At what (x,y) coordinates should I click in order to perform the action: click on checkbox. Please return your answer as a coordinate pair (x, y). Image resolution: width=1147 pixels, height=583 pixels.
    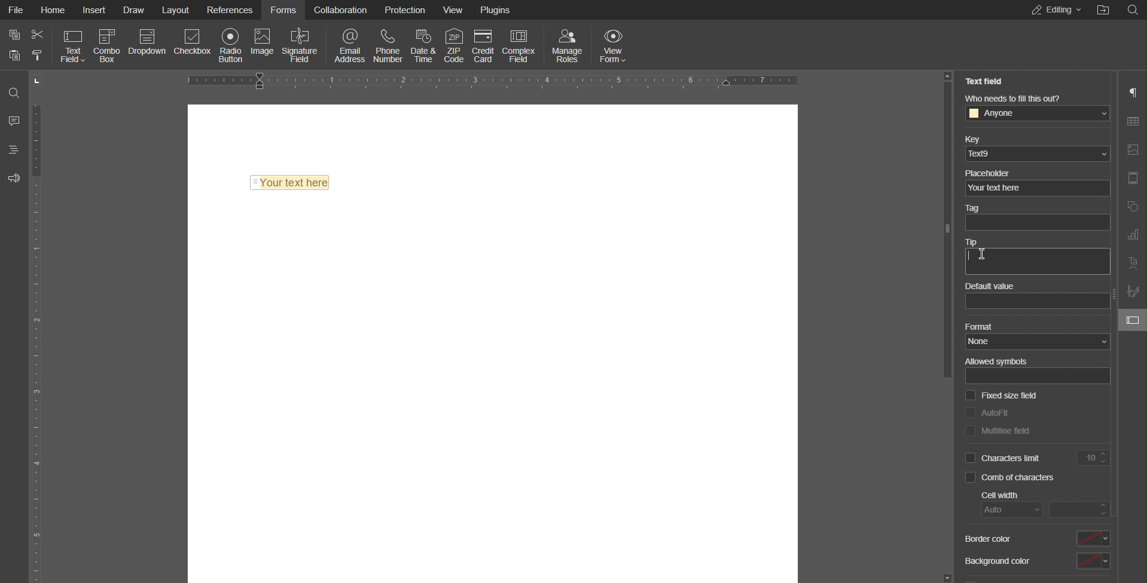
    Looking at the image, I should click on (969, 412).